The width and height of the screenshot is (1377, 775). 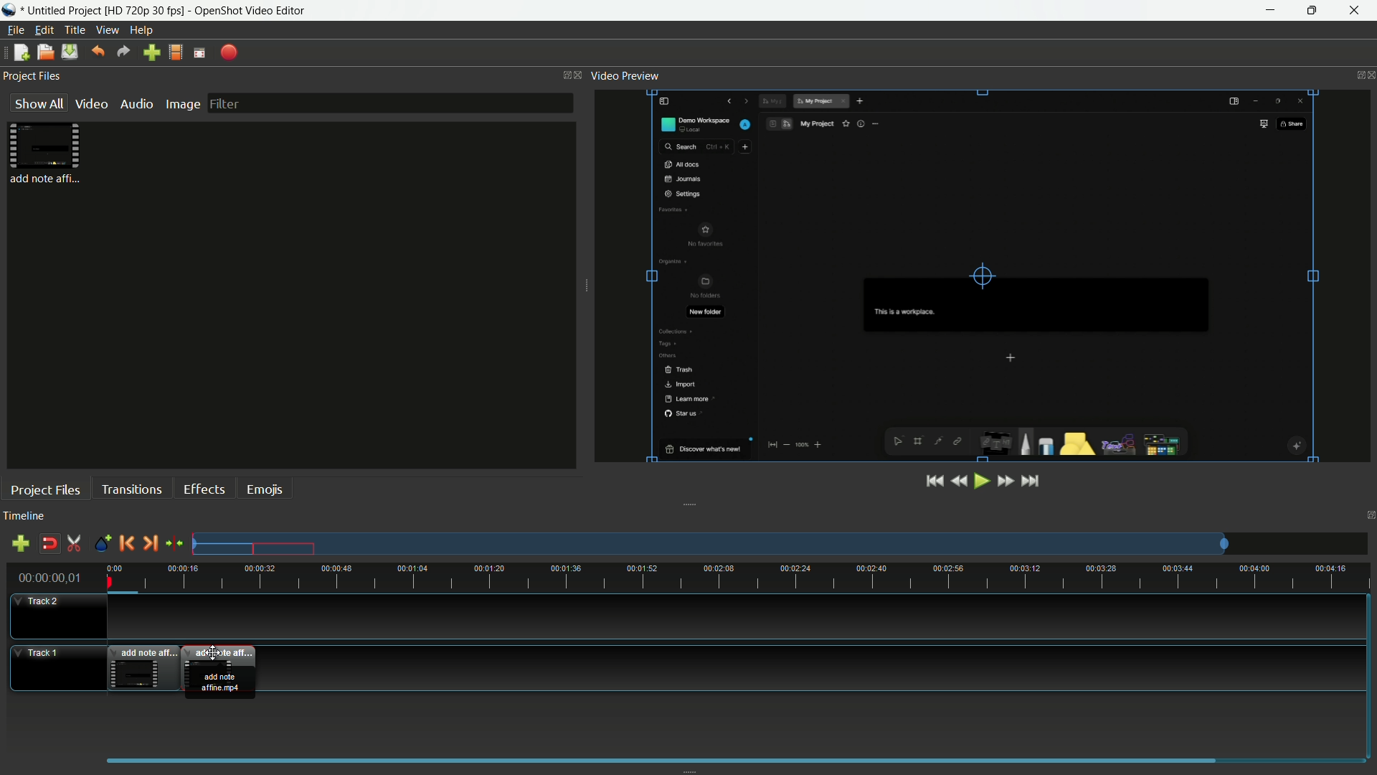 I want to click on next marker, so click(x=148, y=542).